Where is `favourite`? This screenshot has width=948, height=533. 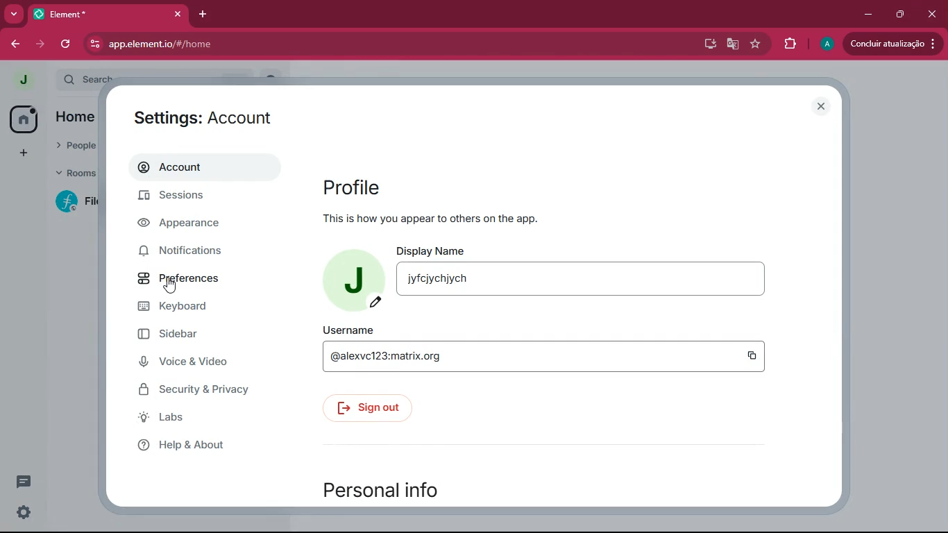 favourite is located at coordinates (757, 44).